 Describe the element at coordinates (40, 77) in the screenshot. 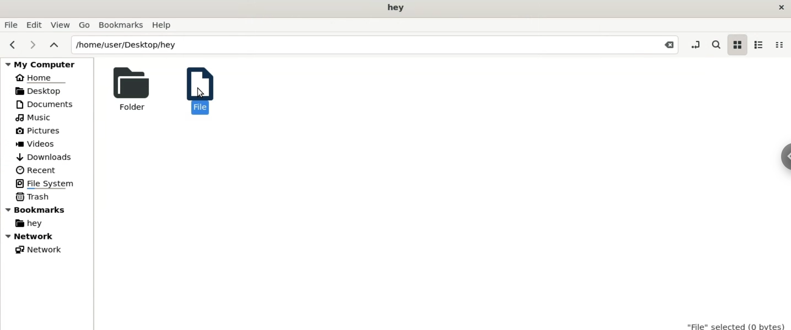

I see `home` at that location.